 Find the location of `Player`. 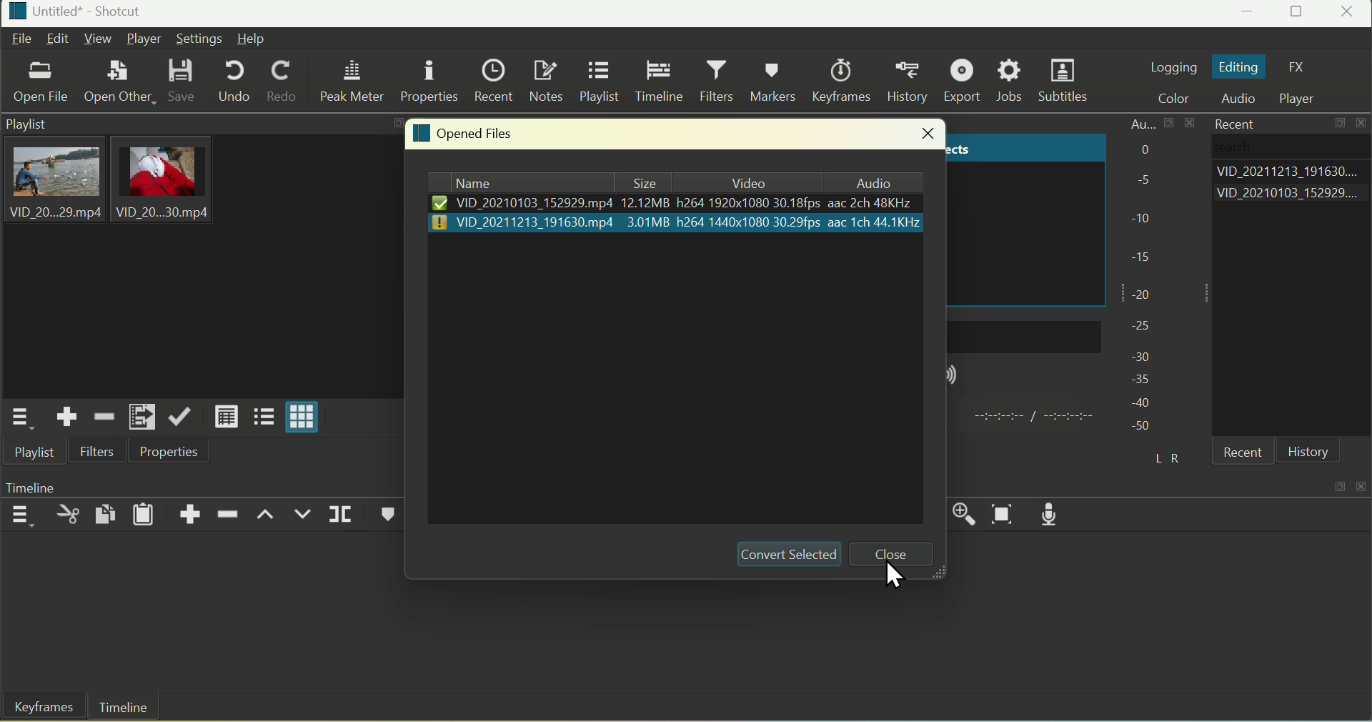

Player is located at coordinates (146, 39).